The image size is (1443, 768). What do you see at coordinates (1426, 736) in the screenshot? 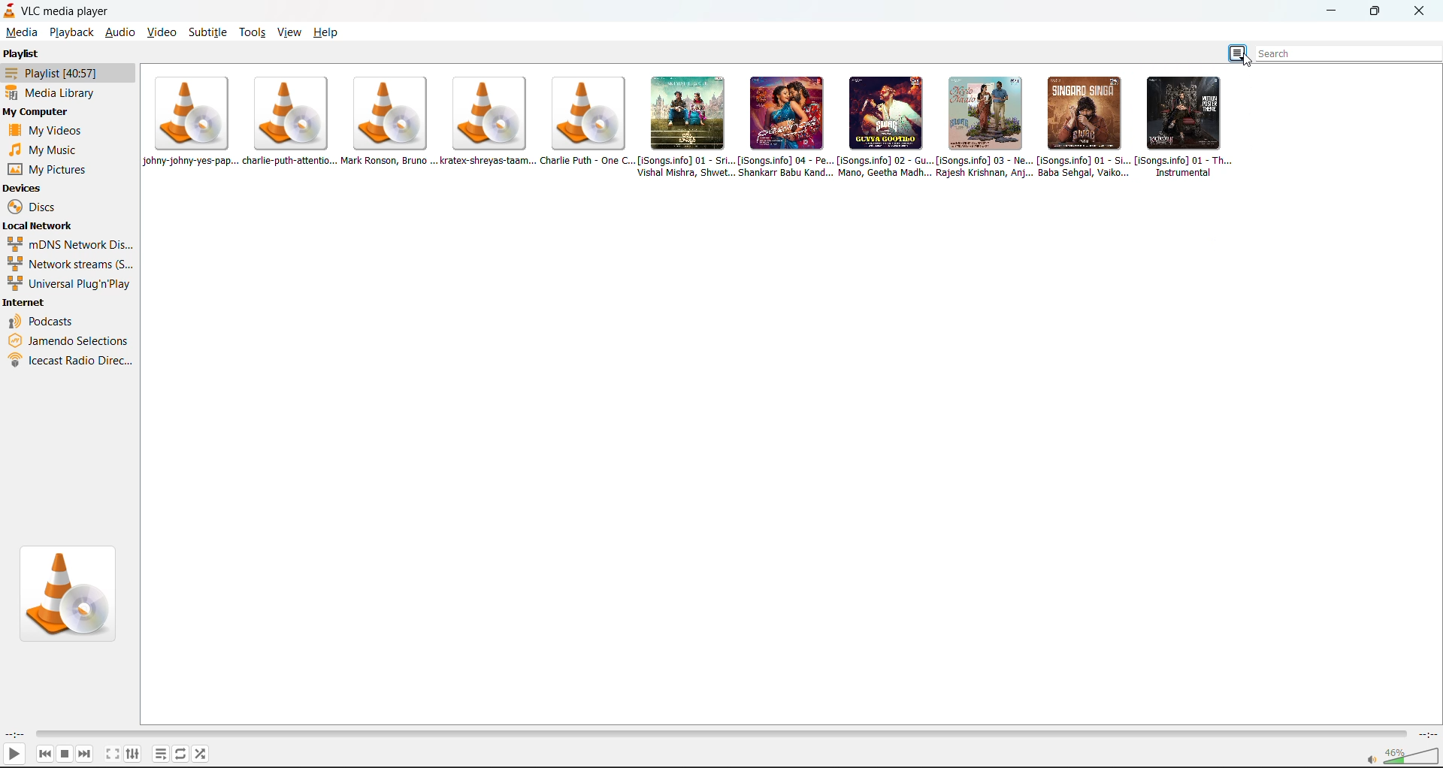
I see `total track time` at bounding box center [1426, 736].